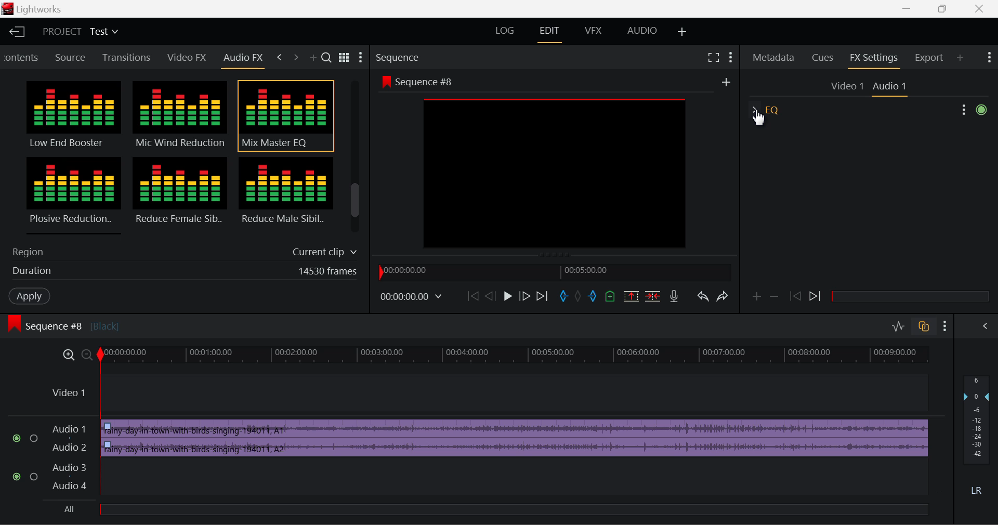  What do you see at coordinates (361, 59) in the screenshot?
I see `Settings` at bounding box center [361, 59].